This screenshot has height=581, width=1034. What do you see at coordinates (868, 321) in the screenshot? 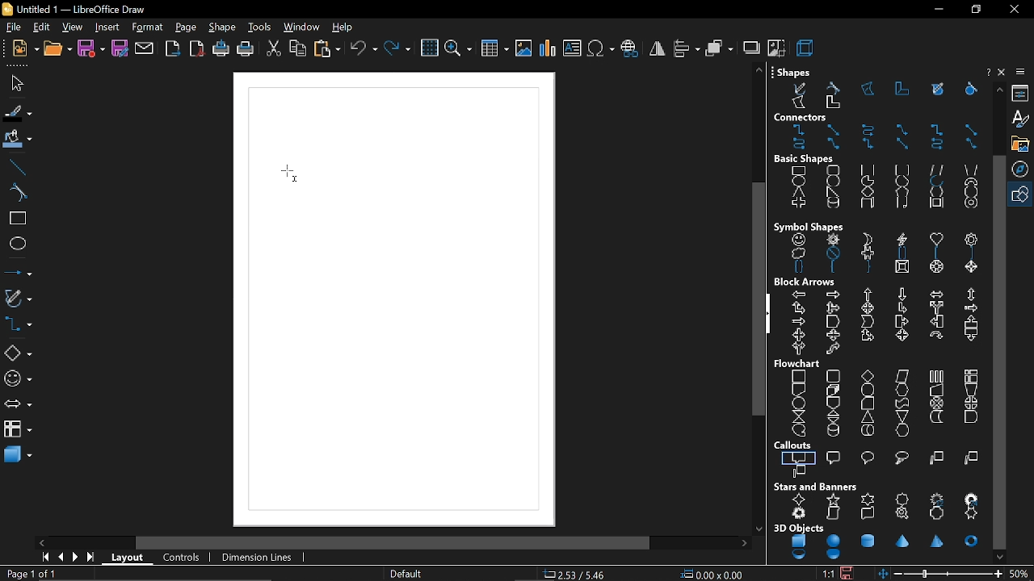
I see `chevron` at bounding box center [868, 321].